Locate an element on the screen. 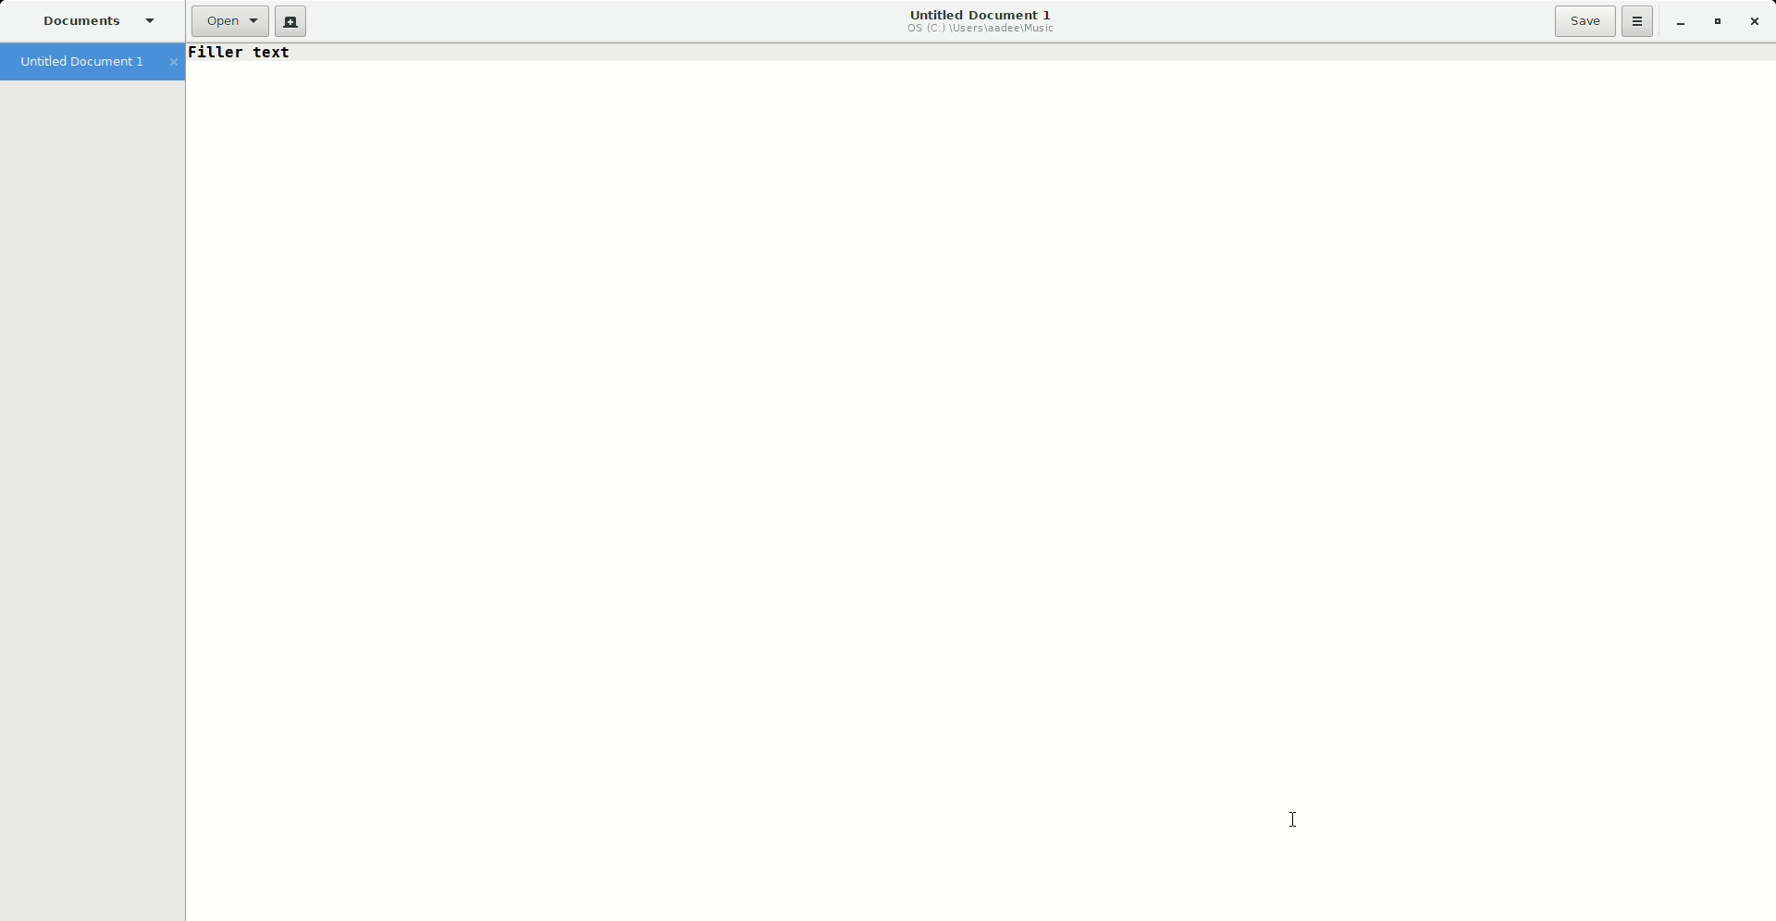 The width and height of the screenshot is (1776, 921). Restore is located at coordinates (1714, 22).